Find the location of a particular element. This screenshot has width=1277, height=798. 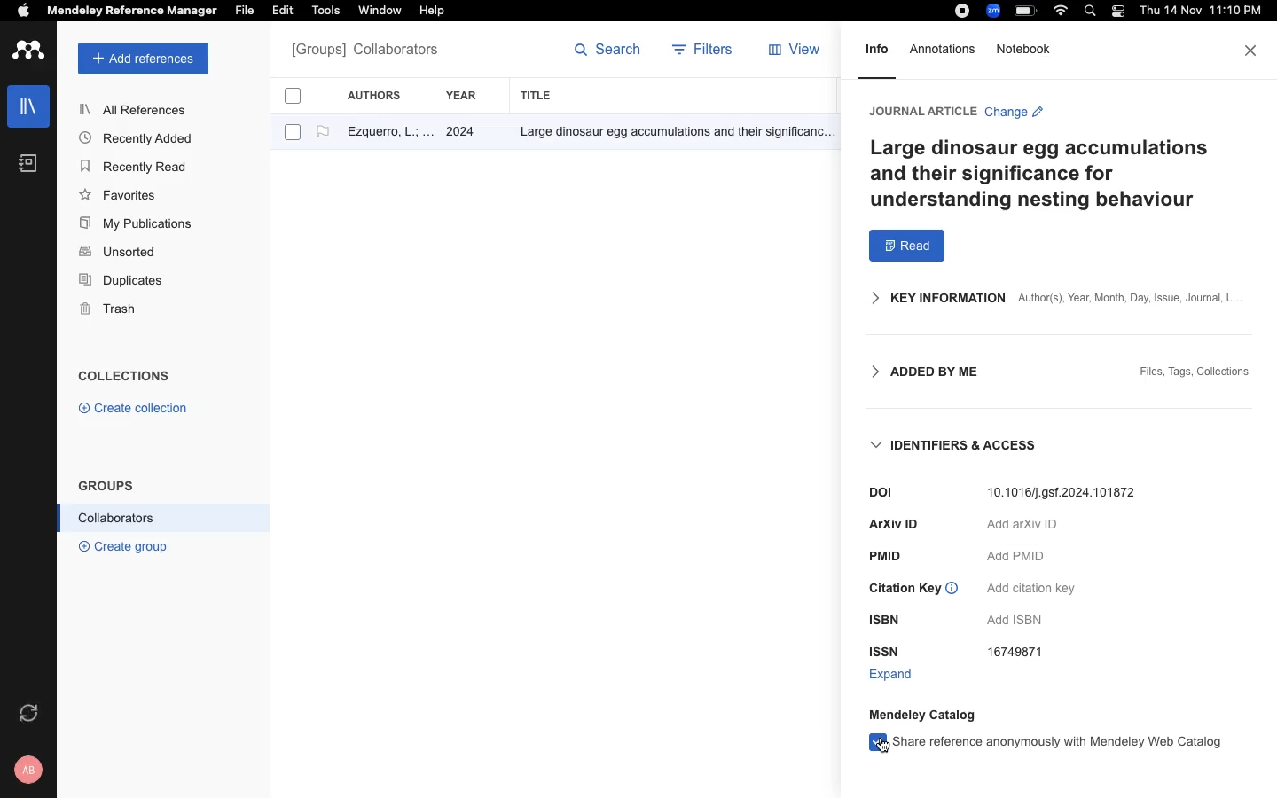

author is located at coordinates (382, 134).